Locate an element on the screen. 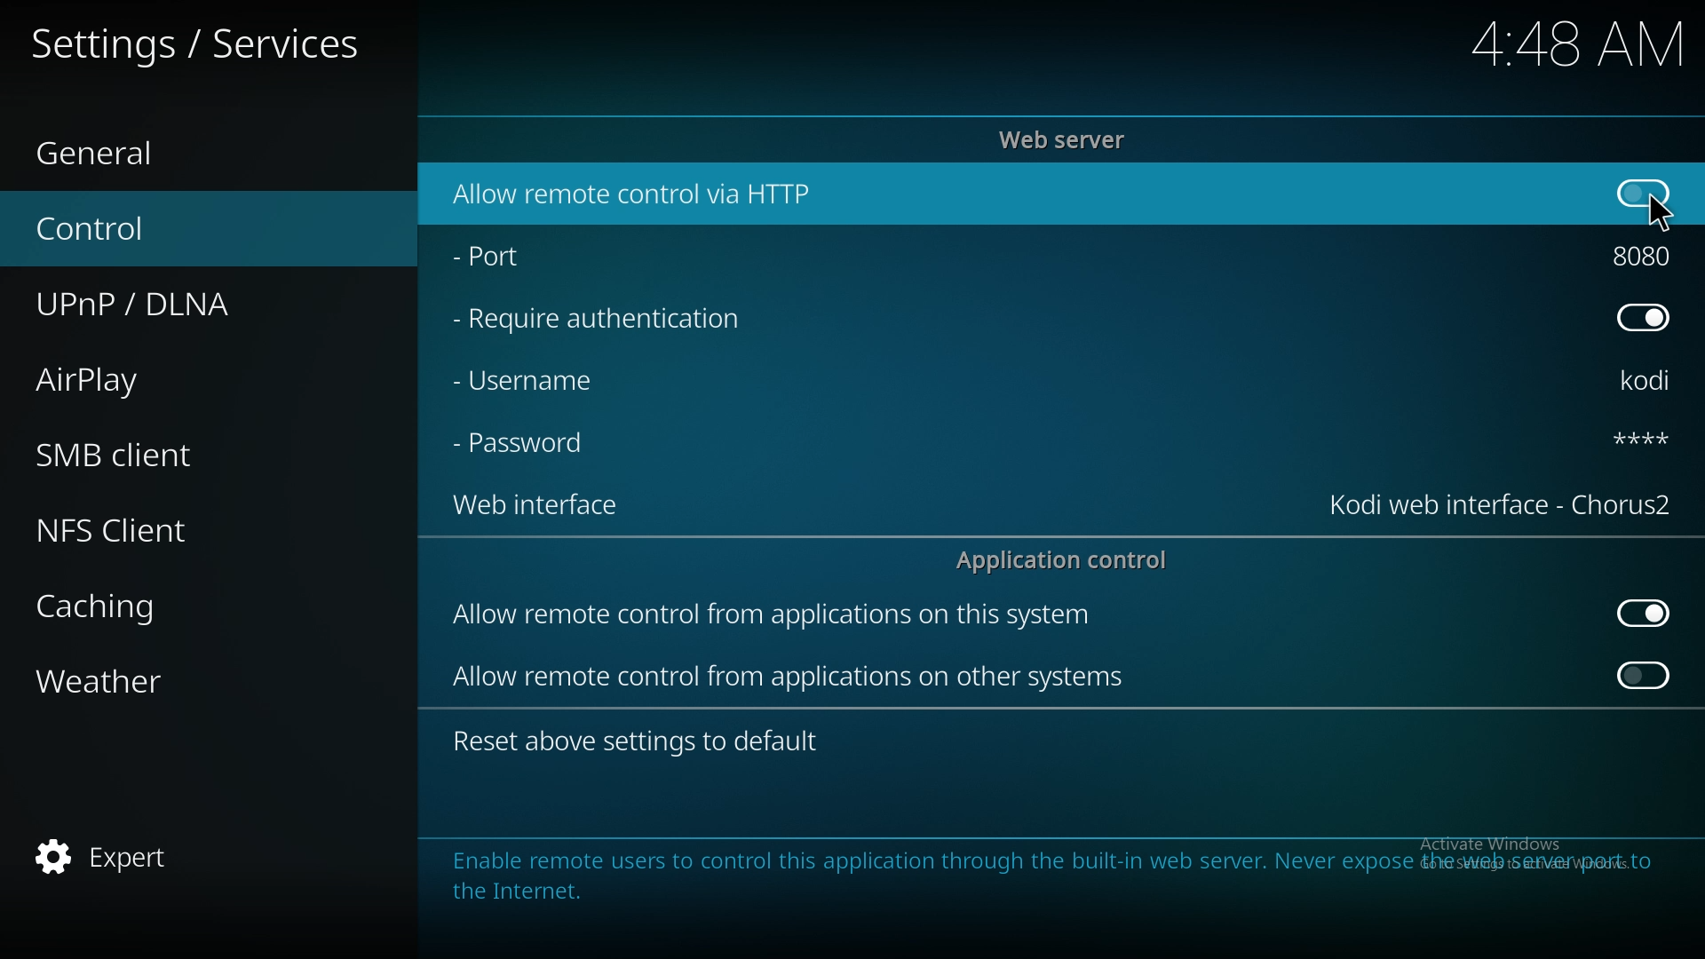 This screenshot has height=959, width=1705. off is located at coordinates (1642, 612).